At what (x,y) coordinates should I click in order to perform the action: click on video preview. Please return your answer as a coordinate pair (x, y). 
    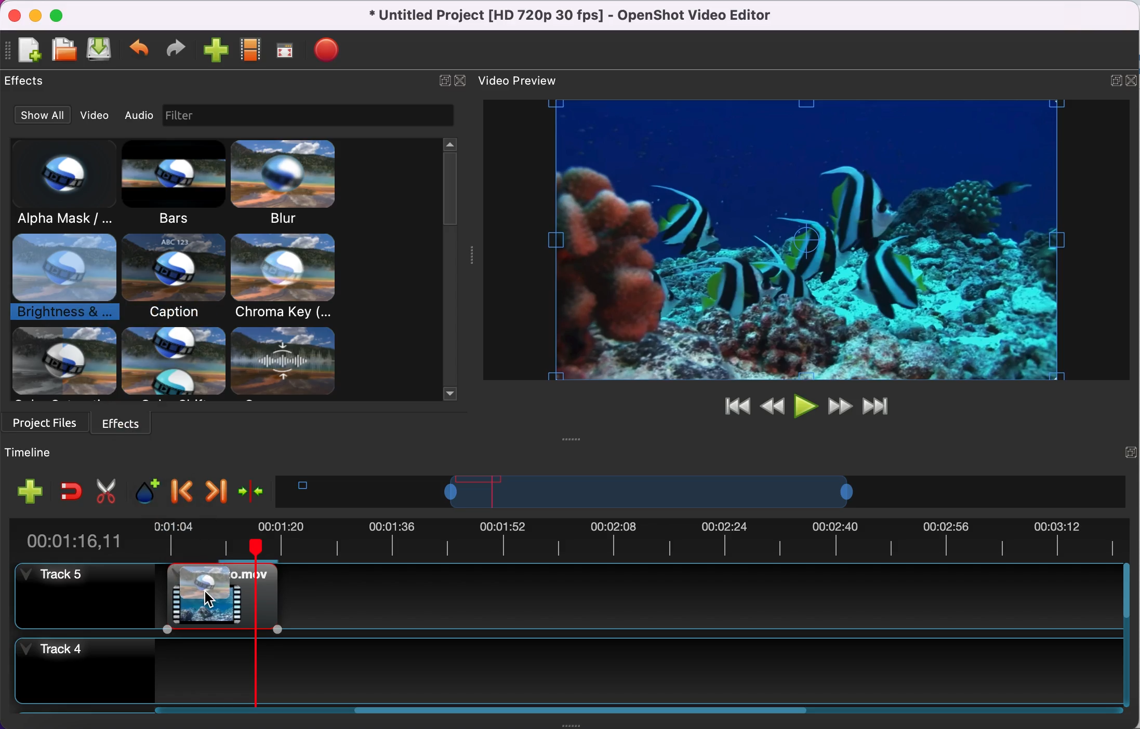
    Looking at the image, I should click on (804, 241).